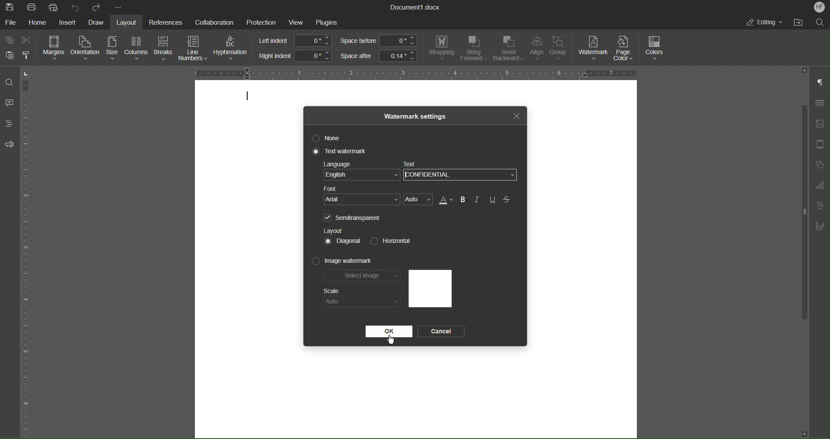 This screenshot has width=830, height=439. Describe the element at coordinates (327, 23) in the screenshot. I see `Plugins` at that location.